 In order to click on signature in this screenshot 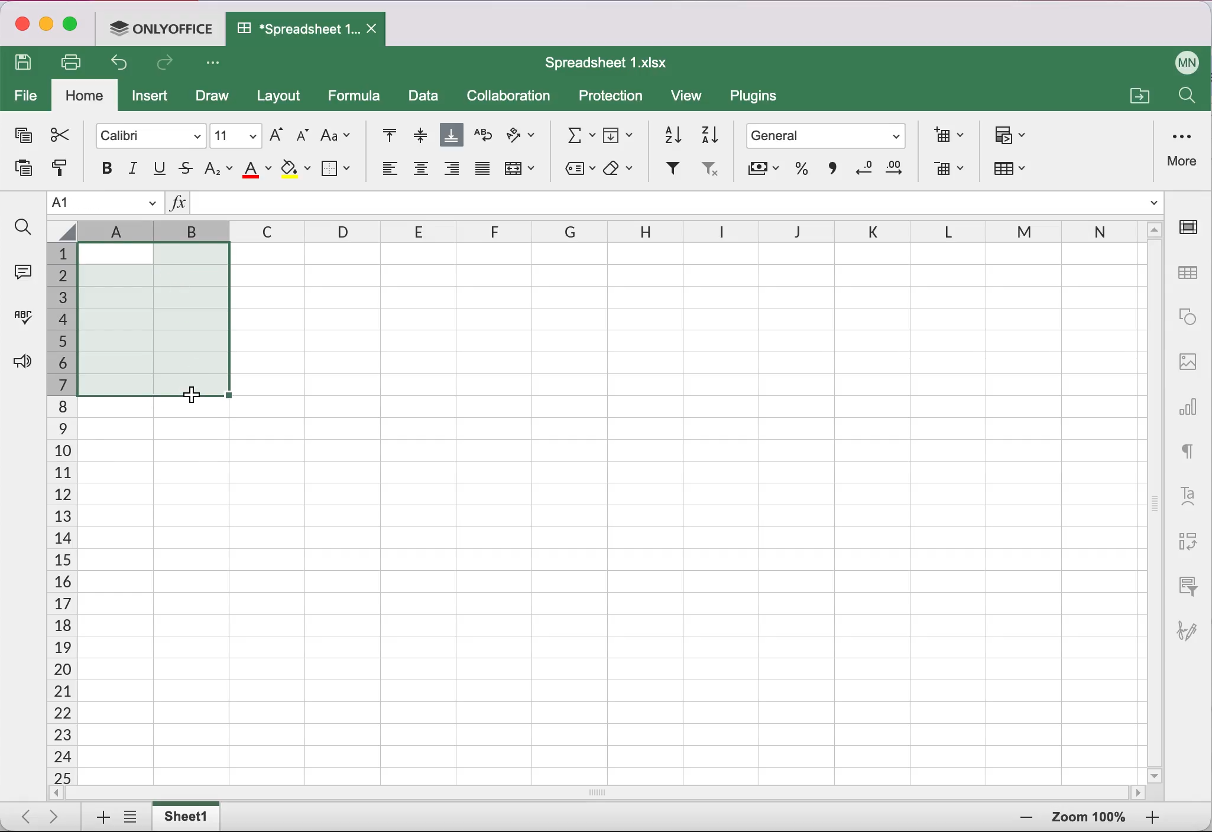, I will do `click(1192, 625)`.